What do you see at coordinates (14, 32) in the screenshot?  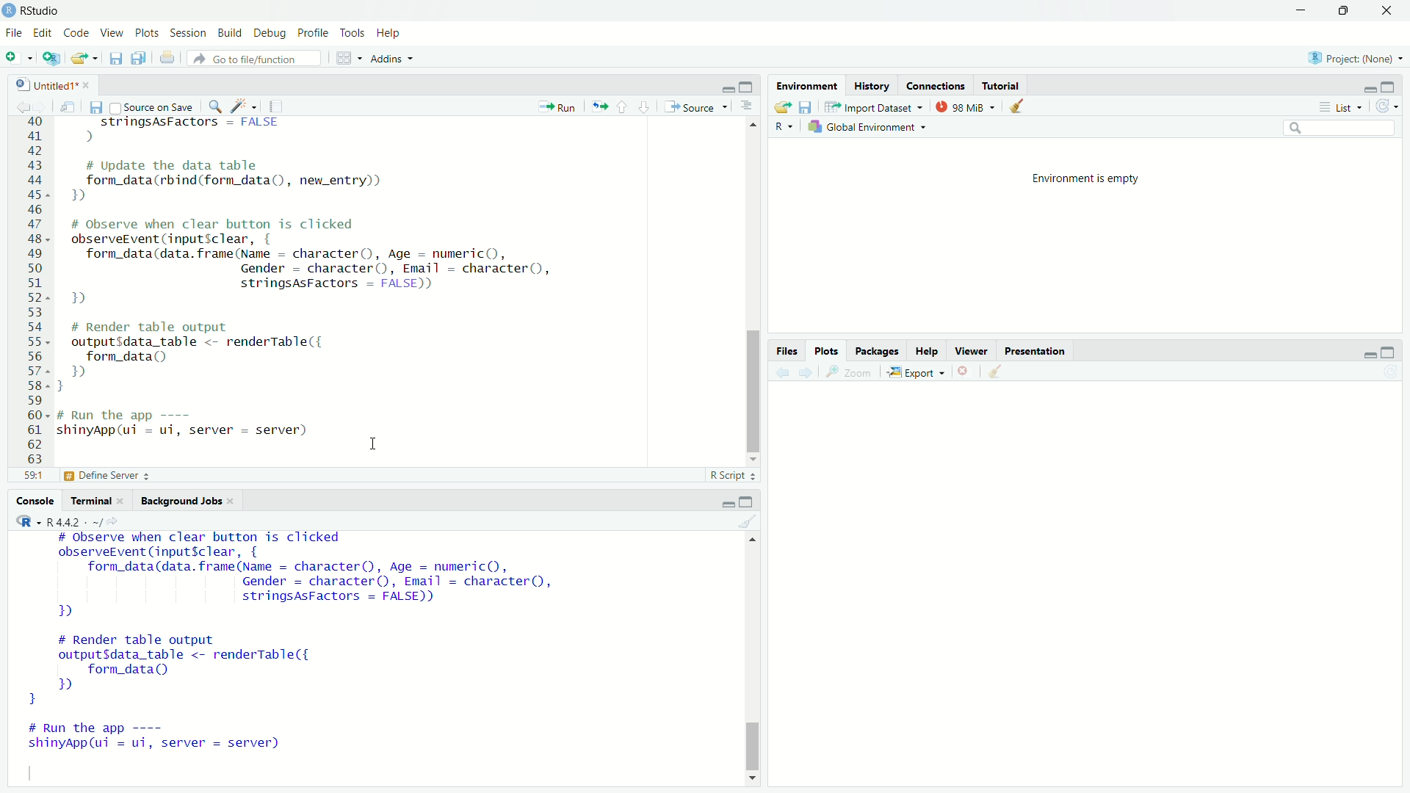 I see `File` at bounding box center [14, 32].